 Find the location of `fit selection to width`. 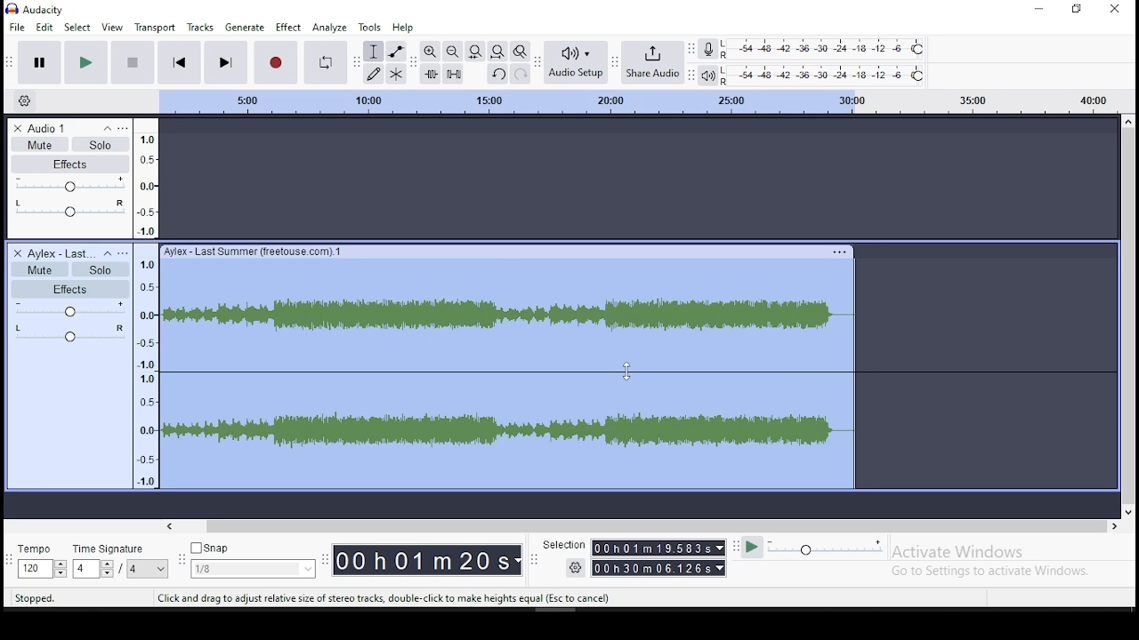

fit selection to width is located at coordinates (474, 51).